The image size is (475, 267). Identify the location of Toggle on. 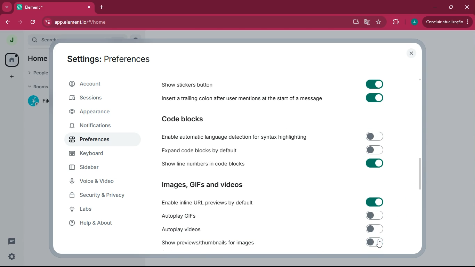
(375, 83).